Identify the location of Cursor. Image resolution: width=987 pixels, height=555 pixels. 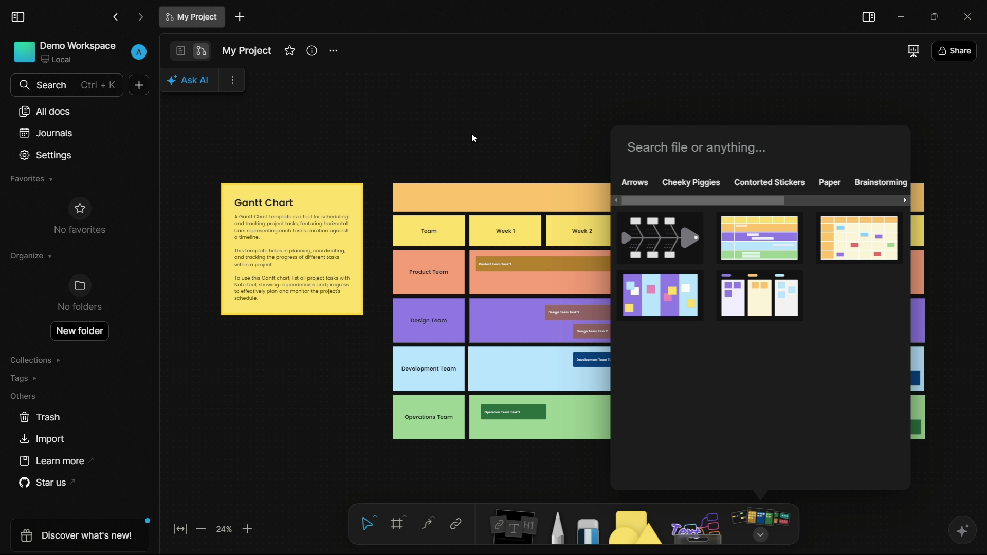
(479, 138).